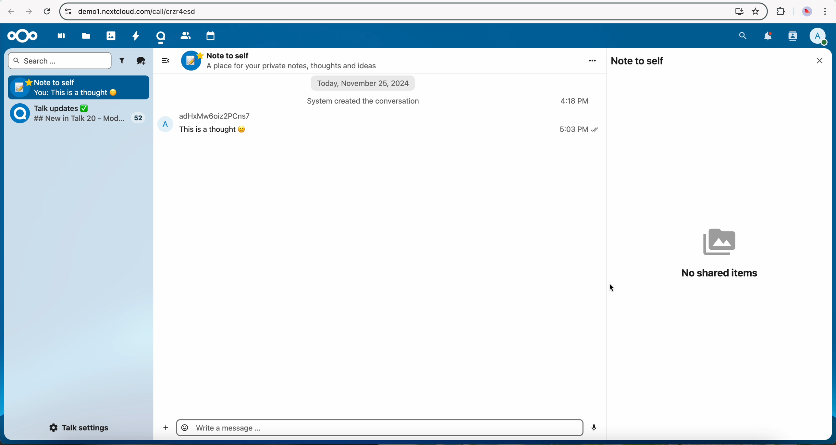  I want to click on system created the conversation, so click(368, 101).